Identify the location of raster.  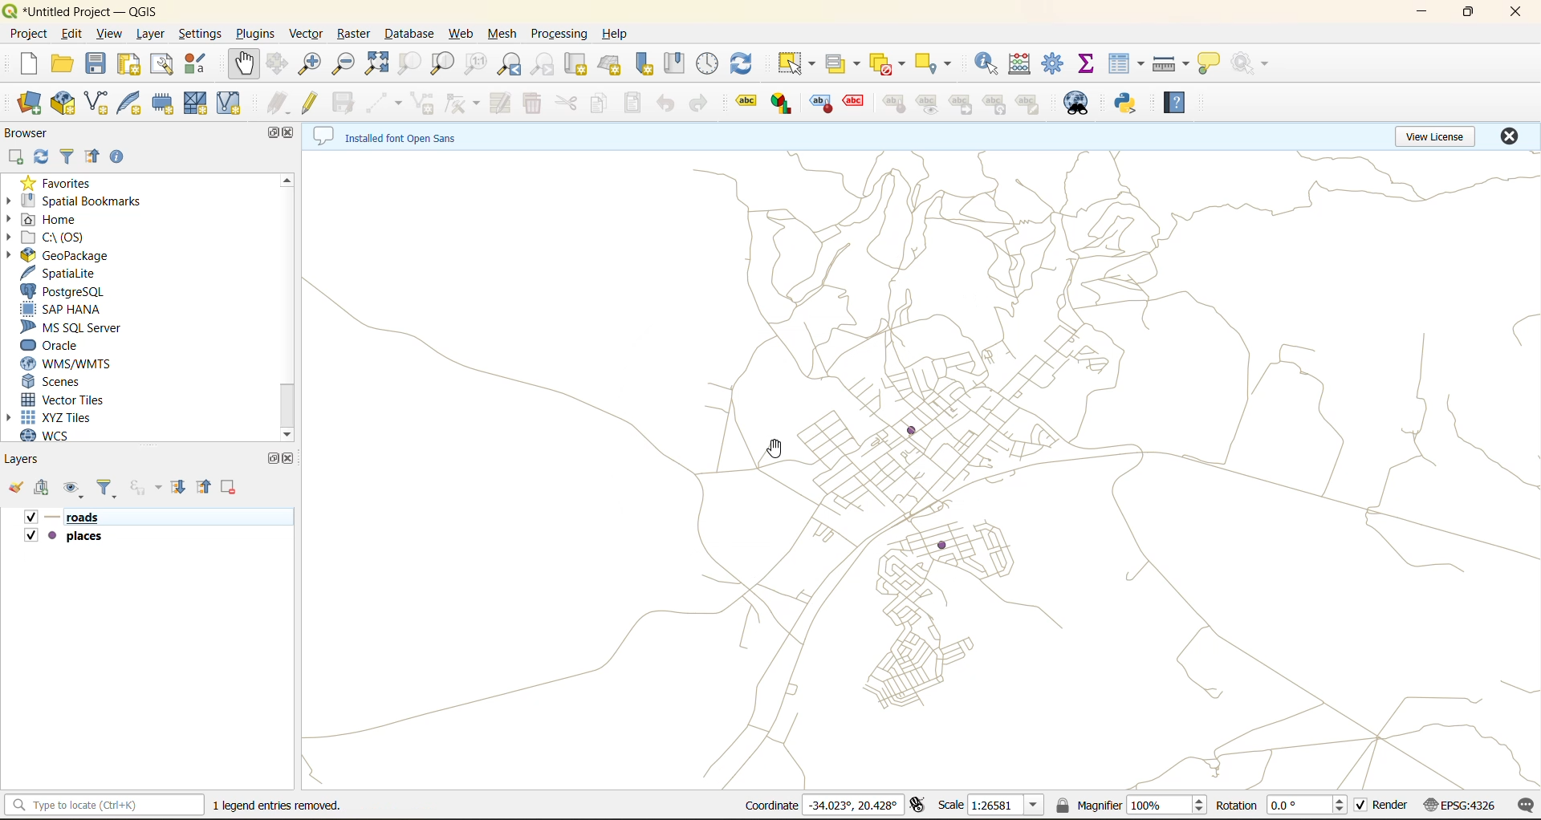
(352, 35).